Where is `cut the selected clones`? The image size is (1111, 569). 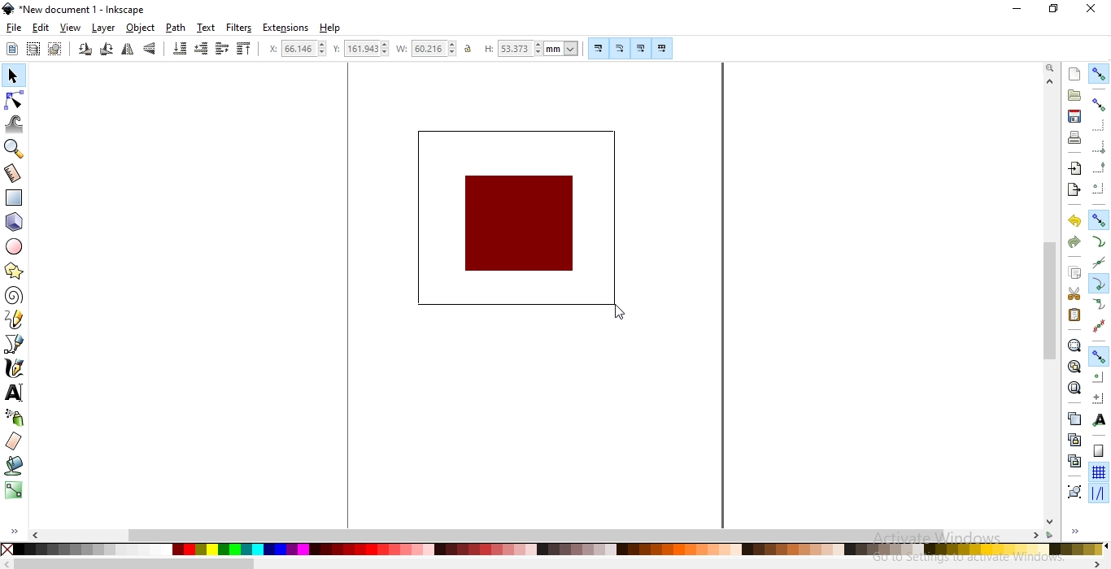 cut the selected clones is located at coordinates (1074, 460).